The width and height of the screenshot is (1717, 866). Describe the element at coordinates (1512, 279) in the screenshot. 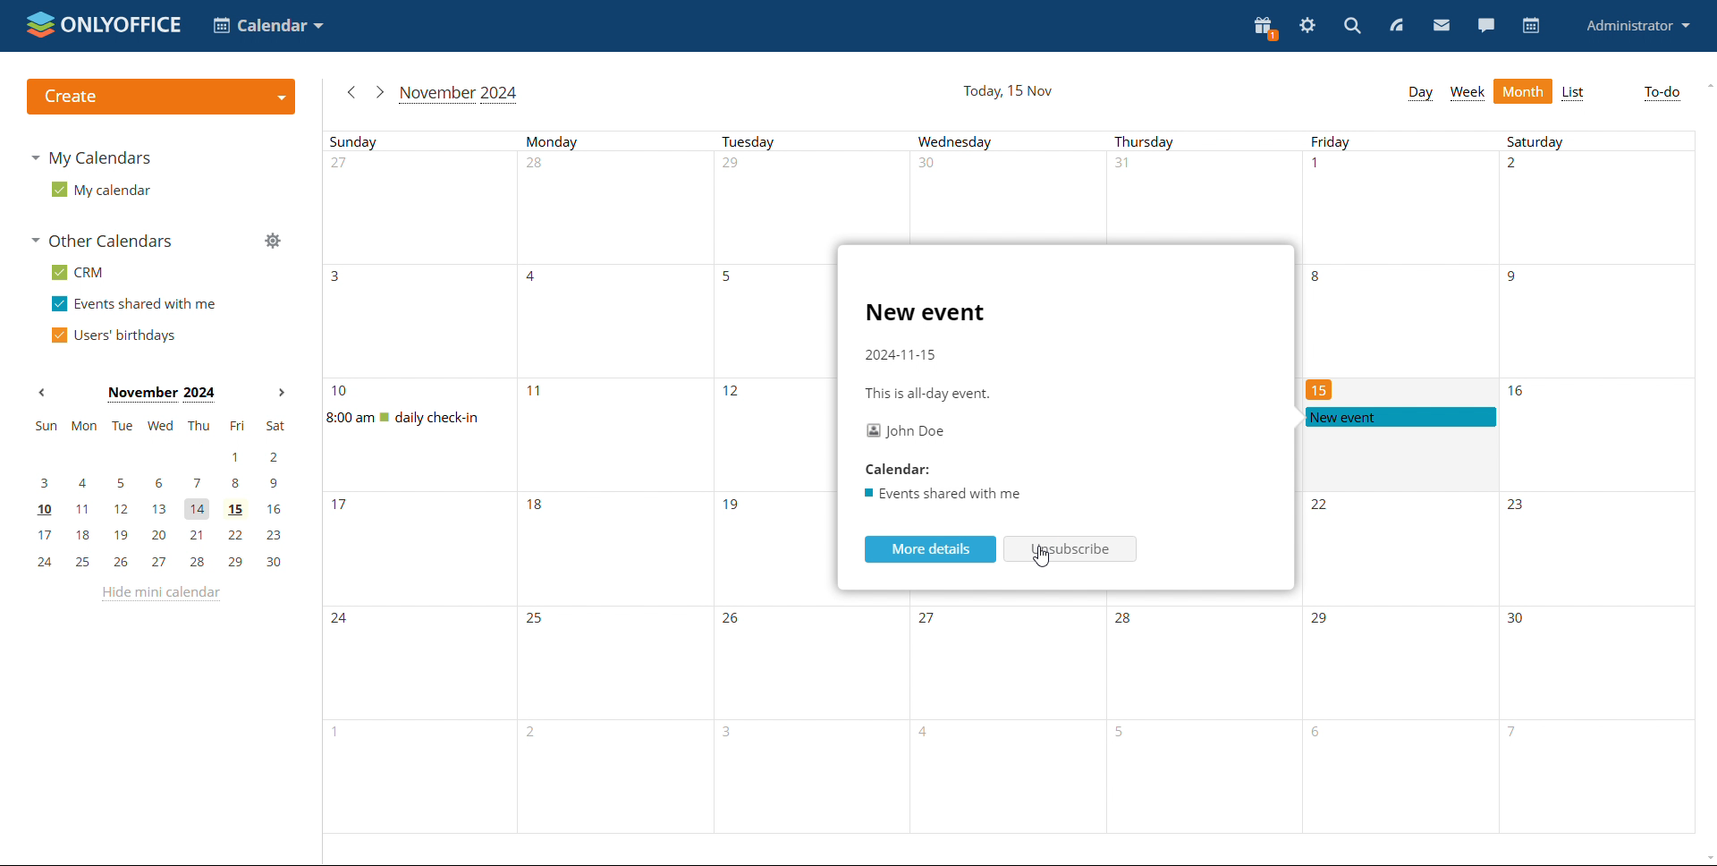

I see `Number` at that location.